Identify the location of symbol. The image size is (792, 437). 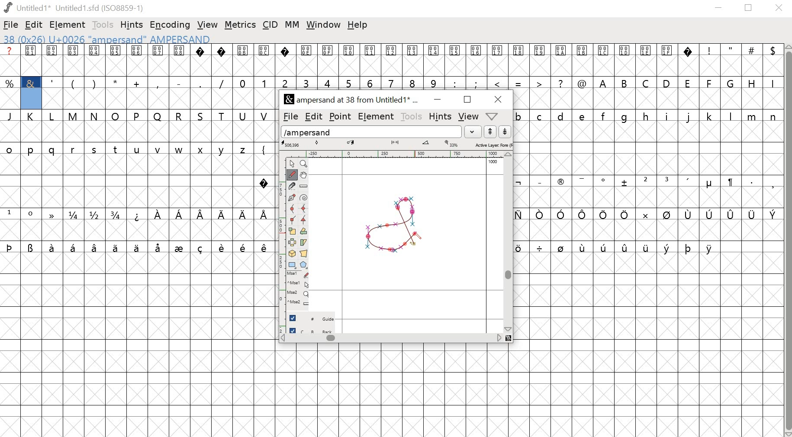
(180, 247).